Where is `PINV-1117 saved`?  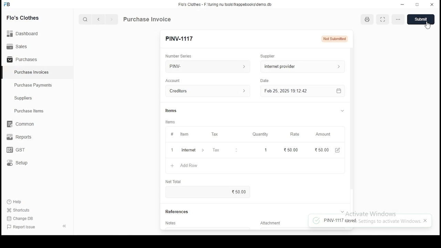 PINV-1117 saved is located at coordinates (334, 221).